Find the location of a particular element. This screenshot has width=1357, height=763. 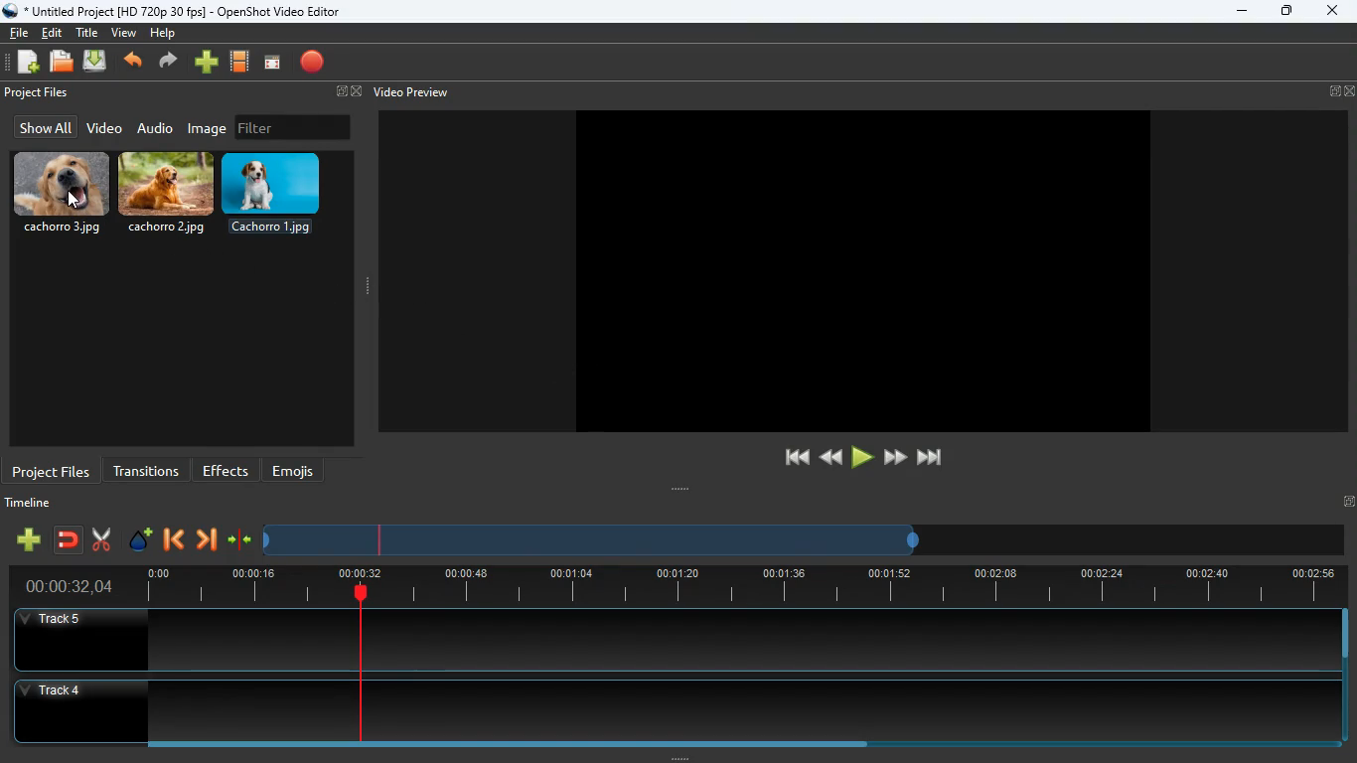

back is located at coordinates (172, 541).